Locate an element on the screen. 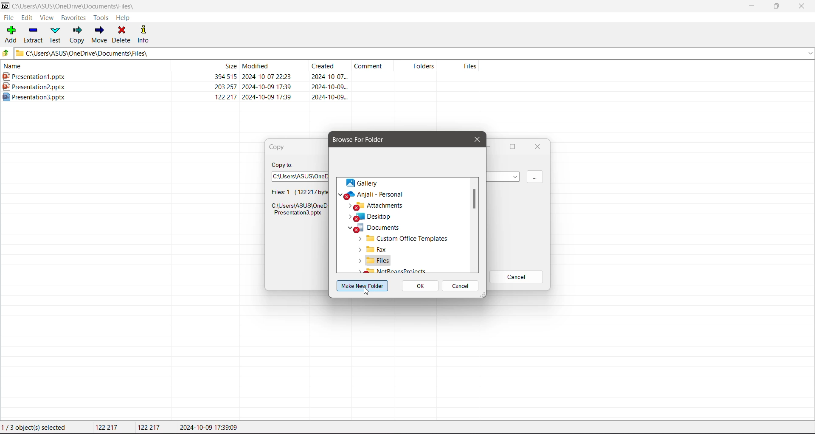  Delete is located at coordinates (123, 35).